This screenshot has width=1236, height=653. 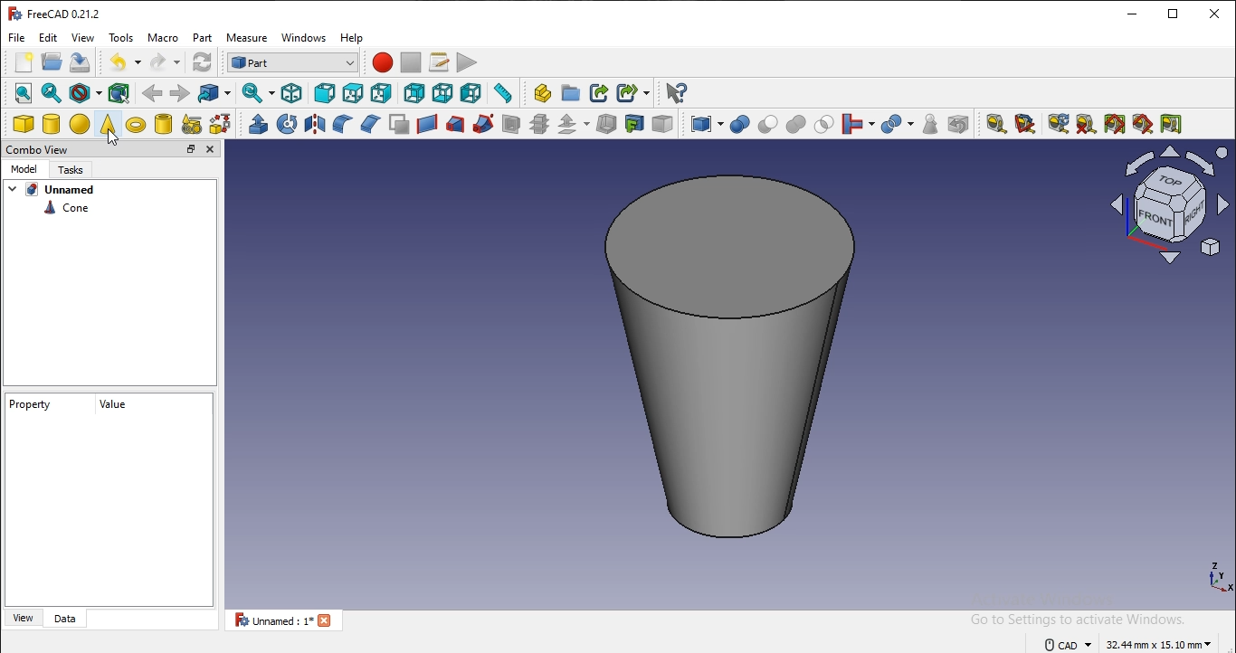 What do you see at coordinates (959, 123) in the screenshot?
I see `defeaturing` at bounding box center [959, 123].